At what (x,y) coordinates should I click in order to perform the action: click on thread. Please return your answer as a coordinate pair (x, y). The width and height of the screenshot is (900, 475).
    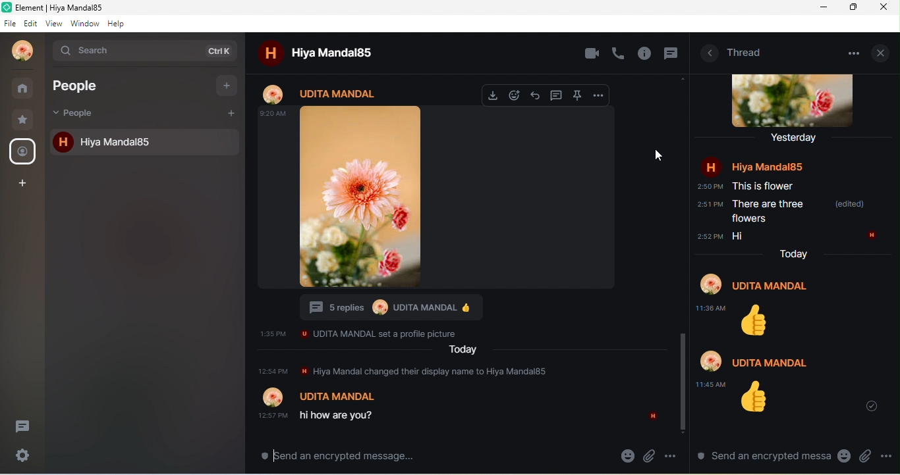
    Looking at the image, I should click on (23, 426).